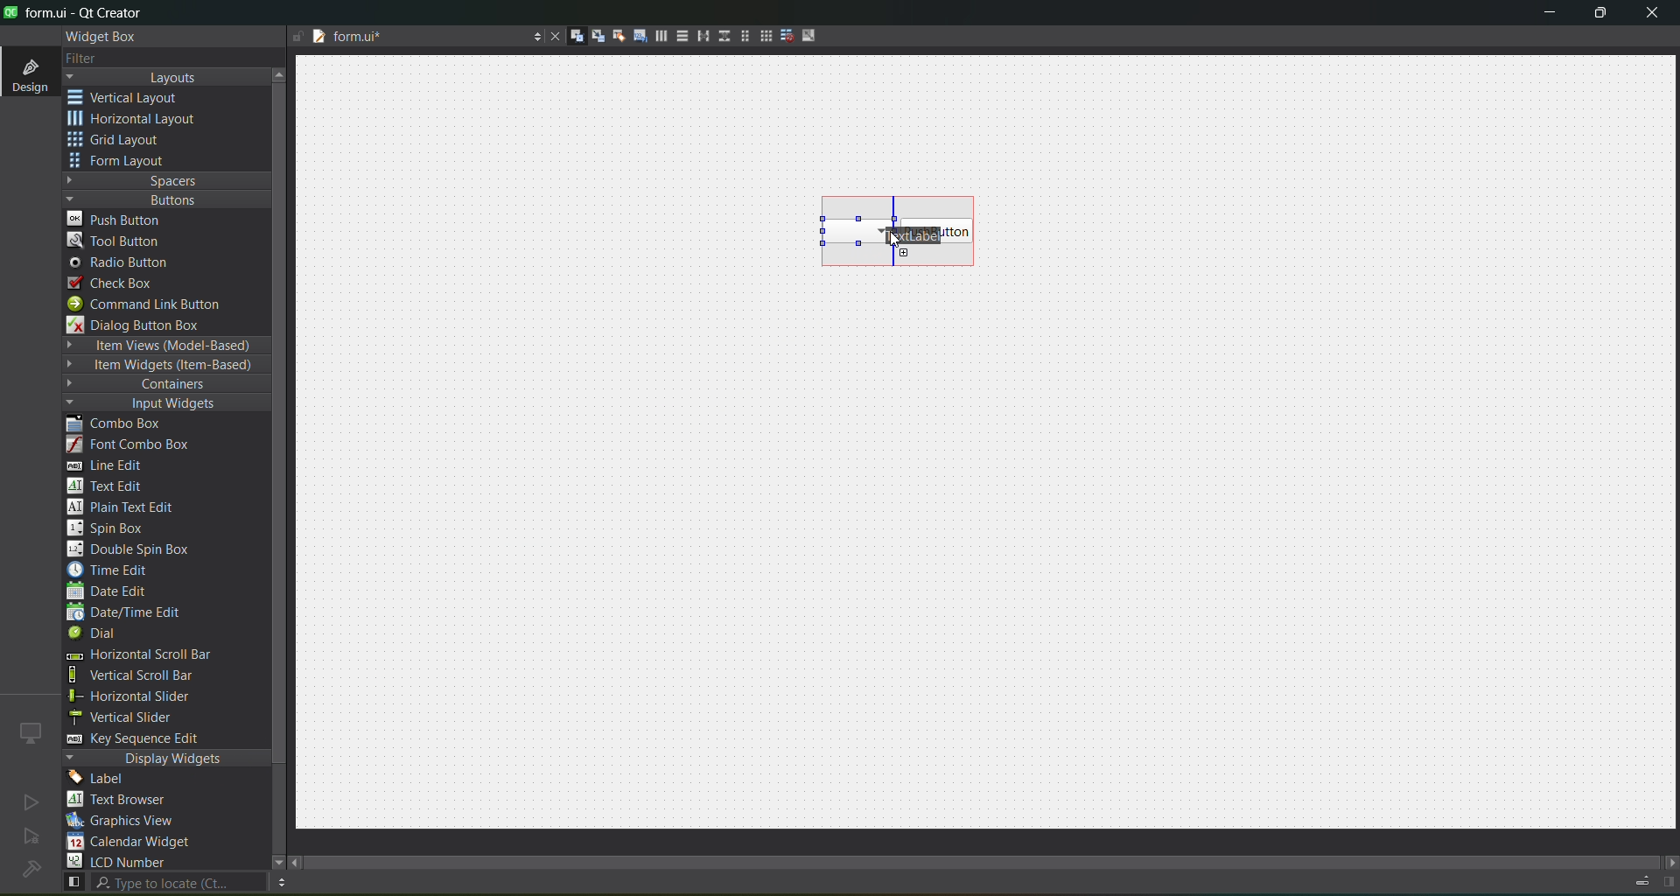  Describe the element at coordinates (135, 445) in the screenshot. I see `font combo box` at that location.